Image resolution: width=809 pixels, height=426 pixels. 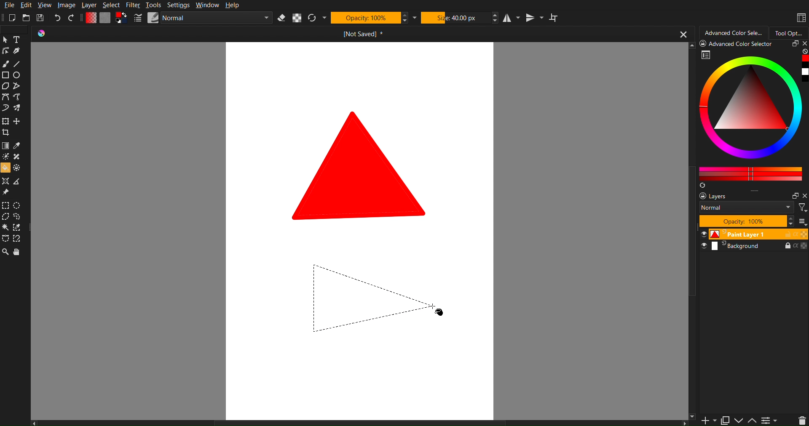 What do you see at coordinates (19, 217) in the screenshot?
I see `Selection freeshape` at bounding box center [19, 217].